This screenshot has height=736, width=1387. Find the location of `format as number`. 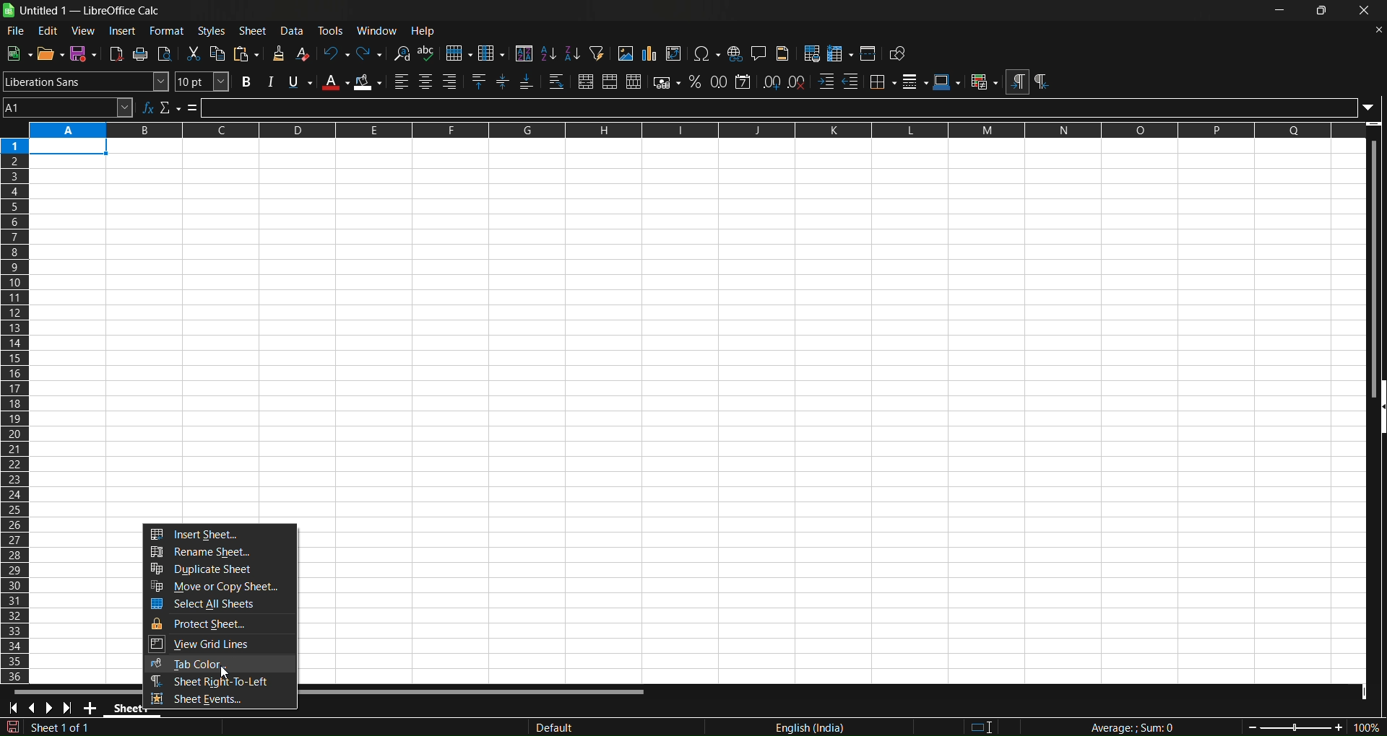

format as number is located at coordinates (720, 82).